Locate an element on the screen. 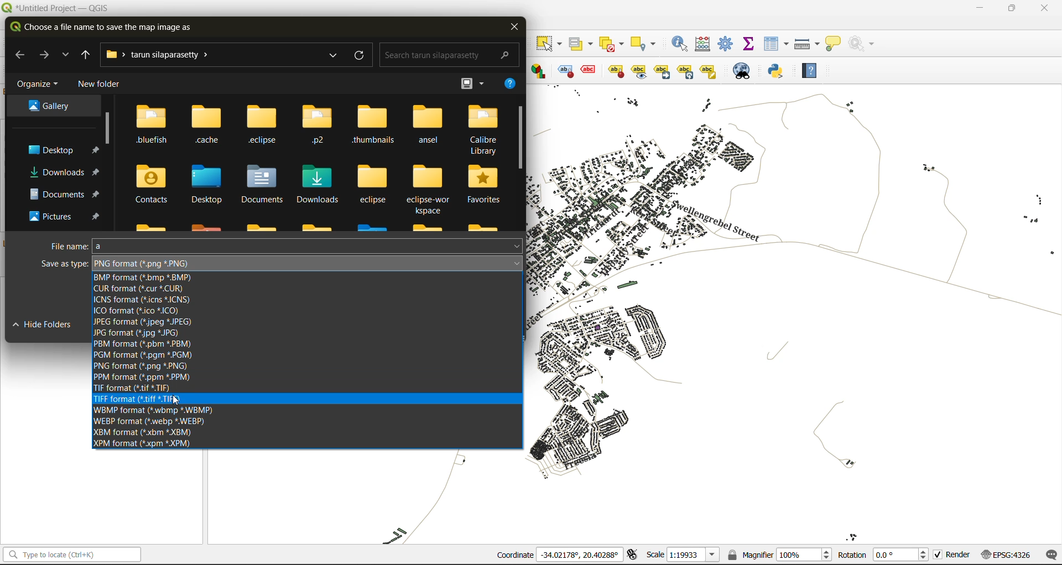  cancel is located at coordinates (485, 322).